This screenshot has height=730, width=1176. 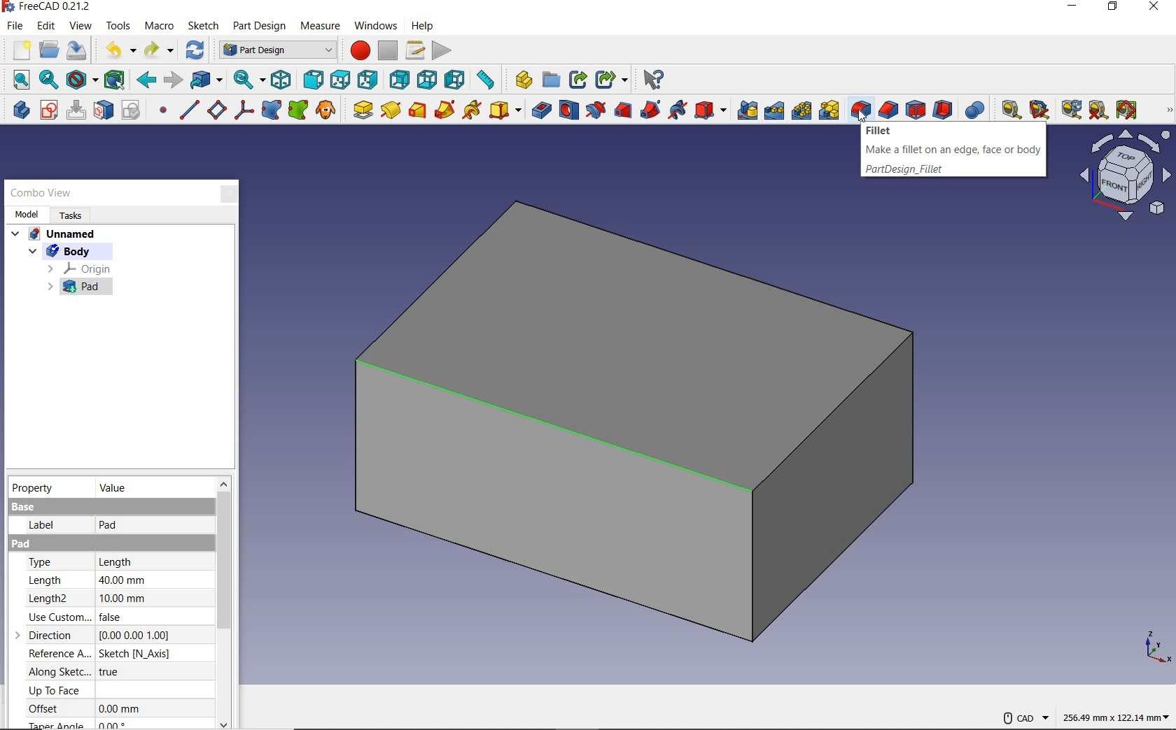 I want to click on length, so click(x=51, y=580).